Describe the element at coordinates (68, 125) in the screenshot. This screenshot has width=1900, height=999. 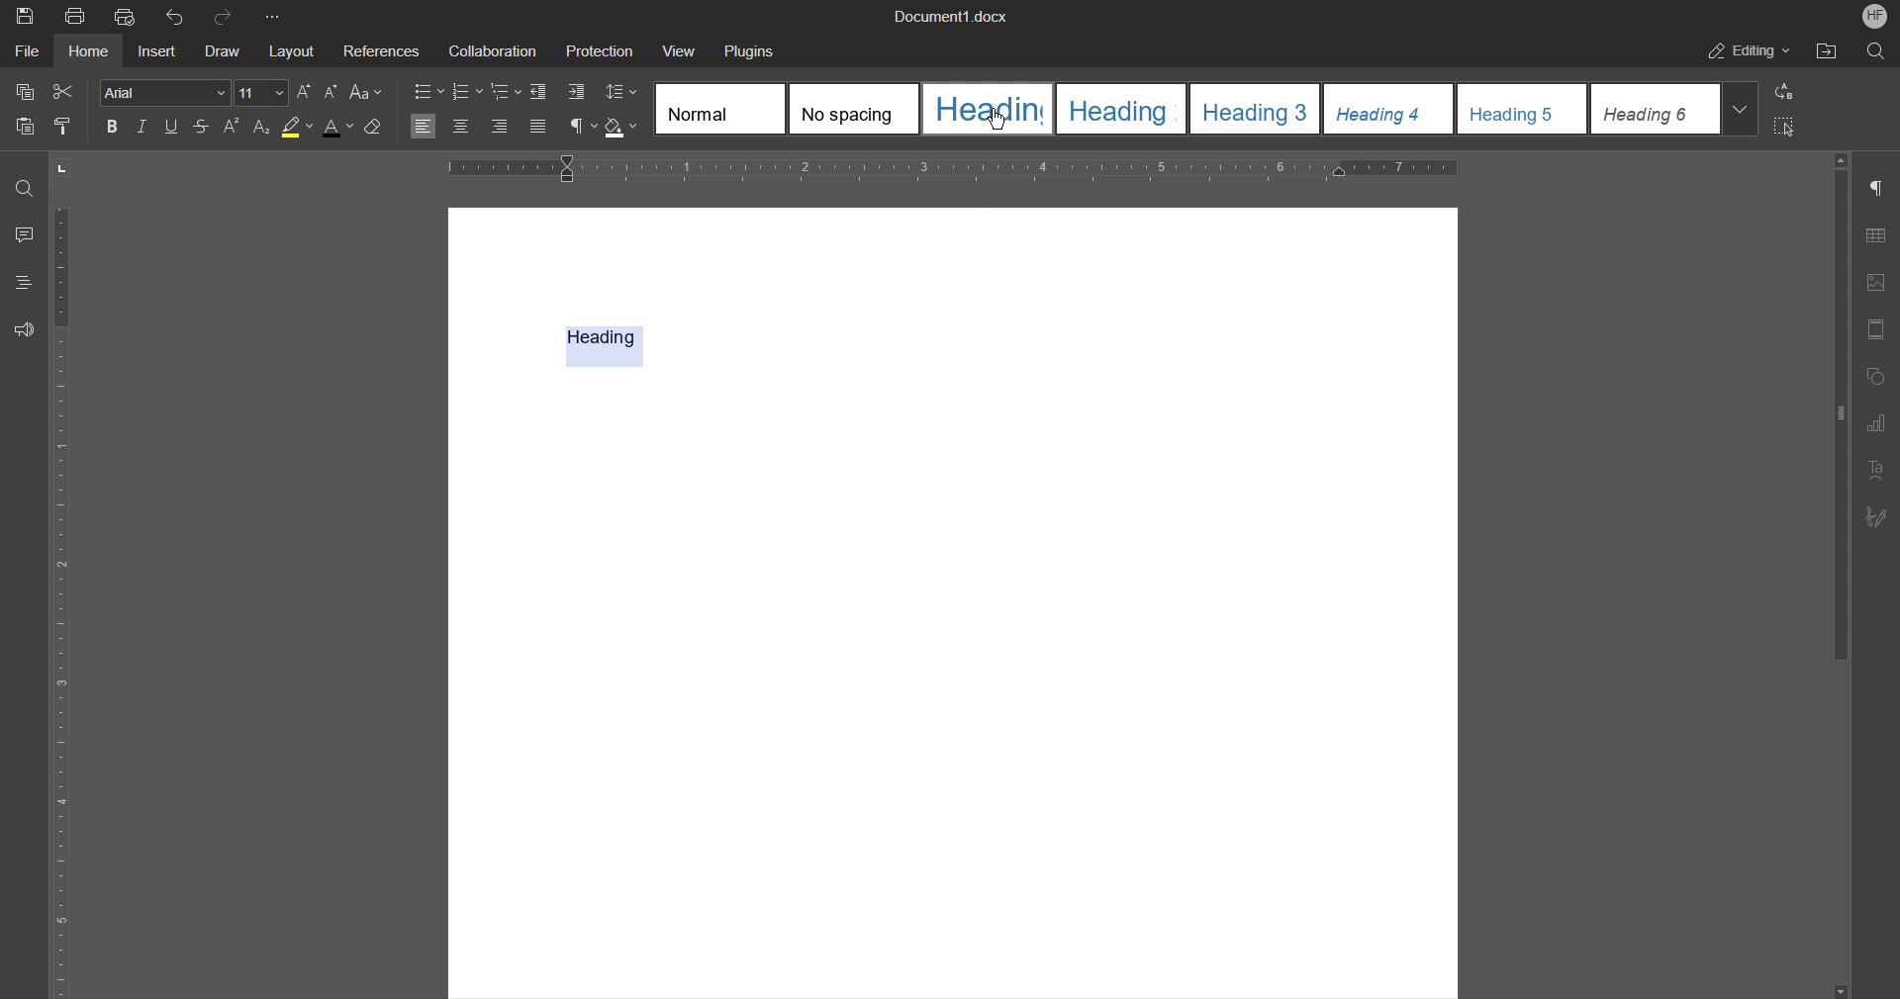
I see `Copy Style` at that location.